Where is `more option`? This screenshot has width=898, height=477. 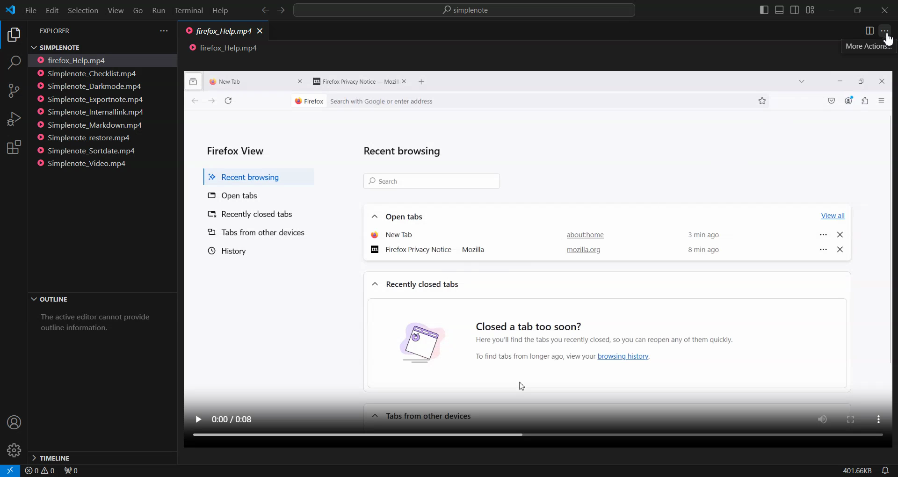 more option is located at coordinates (877, 420).